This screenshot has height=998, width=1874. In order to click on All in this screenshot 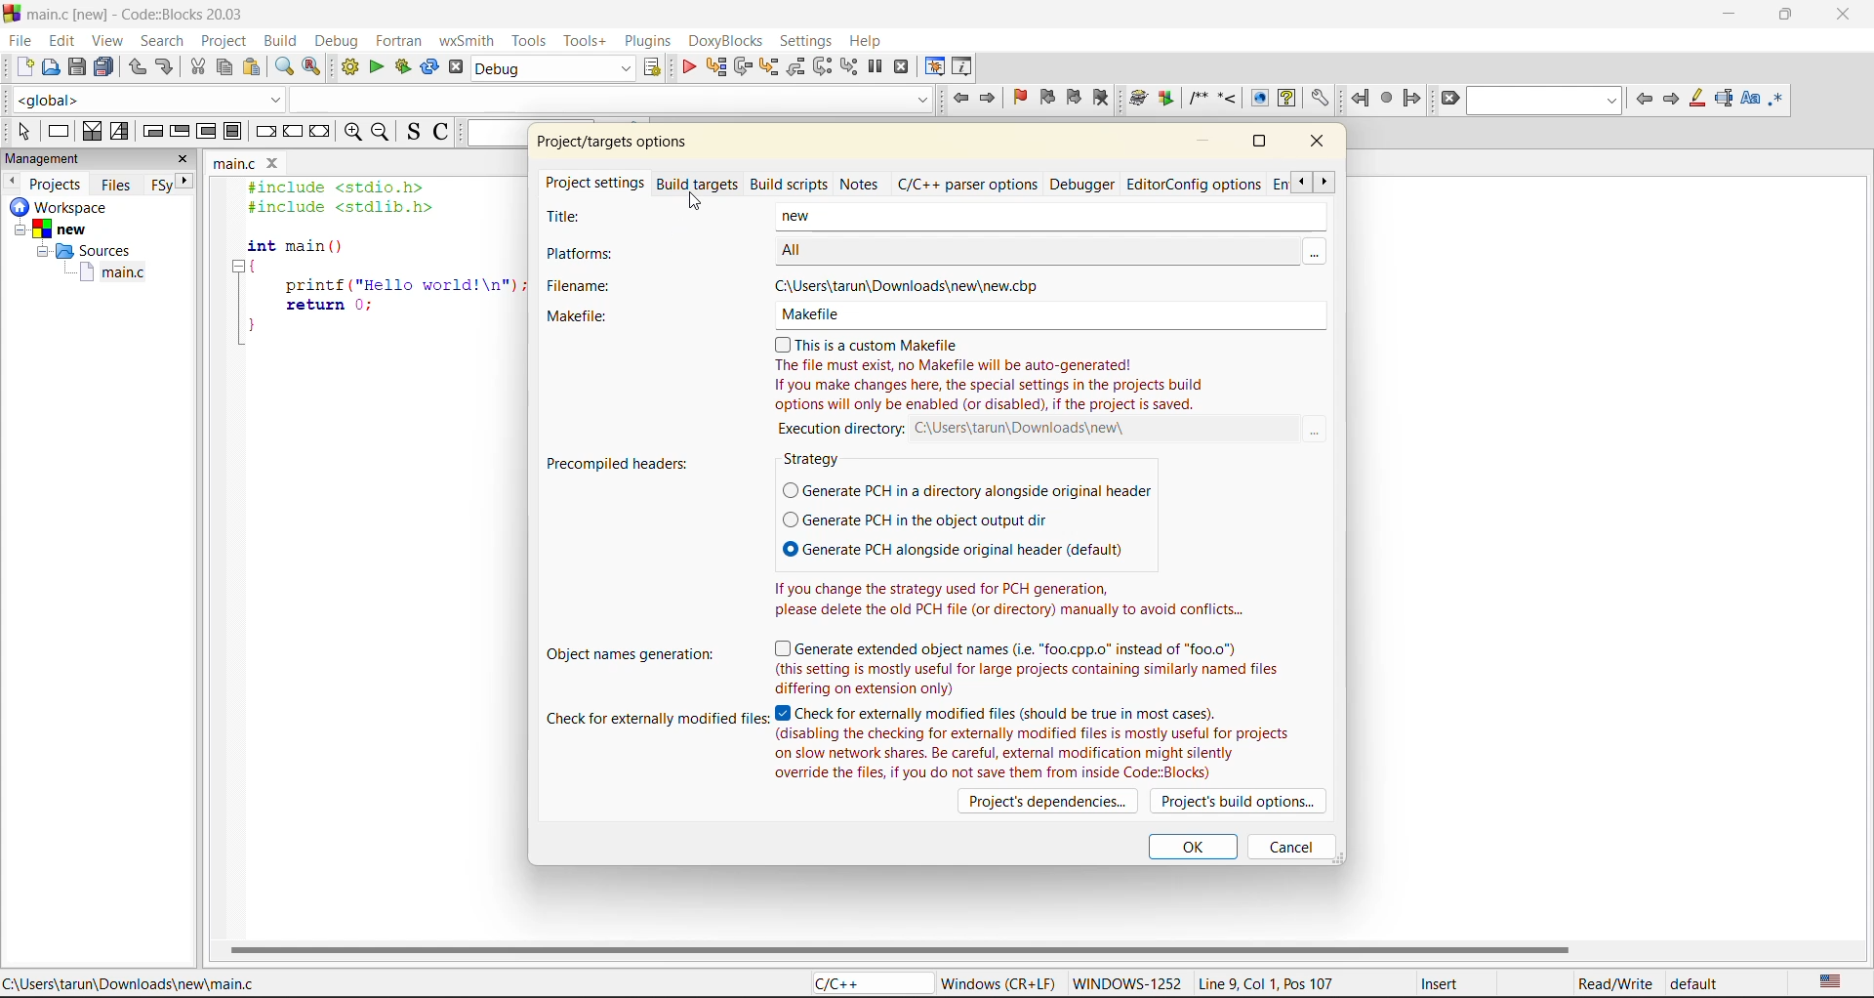, I will do `click(1030, 250)`.